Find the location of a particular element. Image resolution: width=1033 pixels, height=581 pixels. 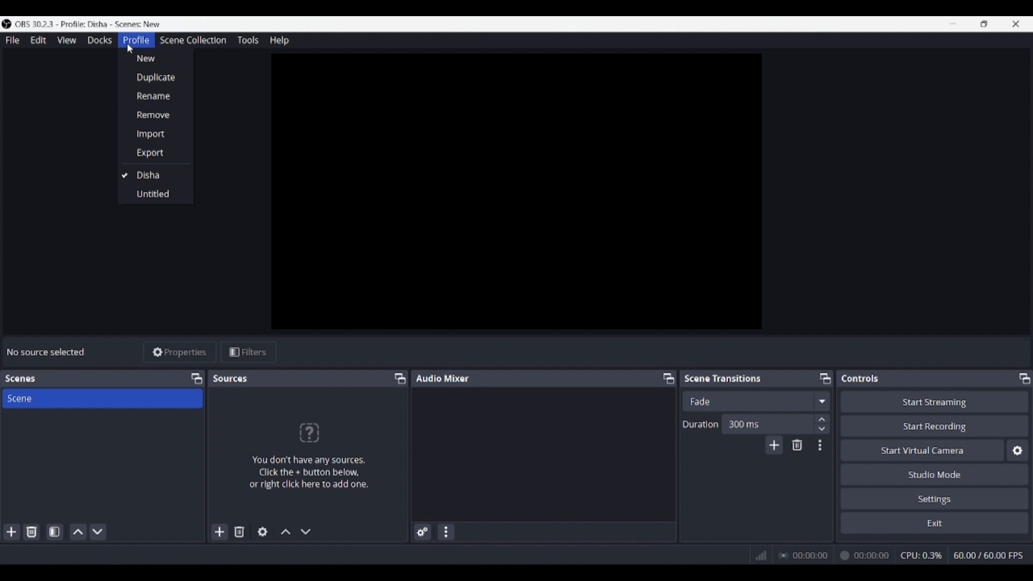

Float Scene transitions panel is located at coordinates (825, 378).